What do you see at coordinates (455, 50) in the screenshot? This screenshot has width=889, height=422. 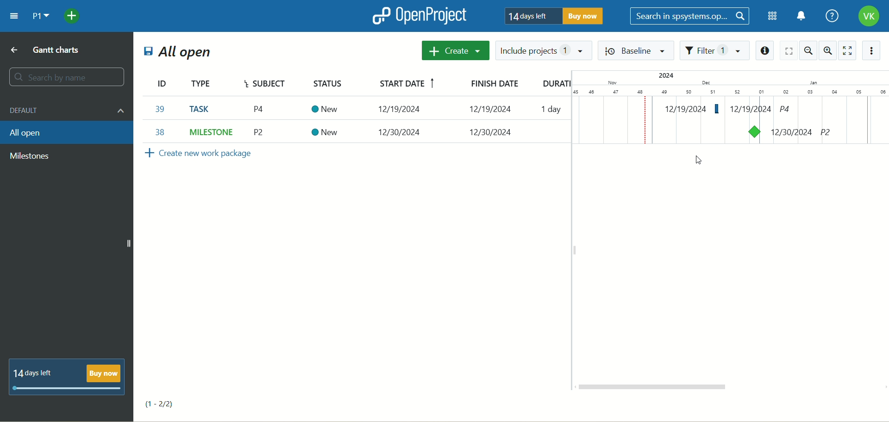 I see `create` at bounding box center [455, 50].